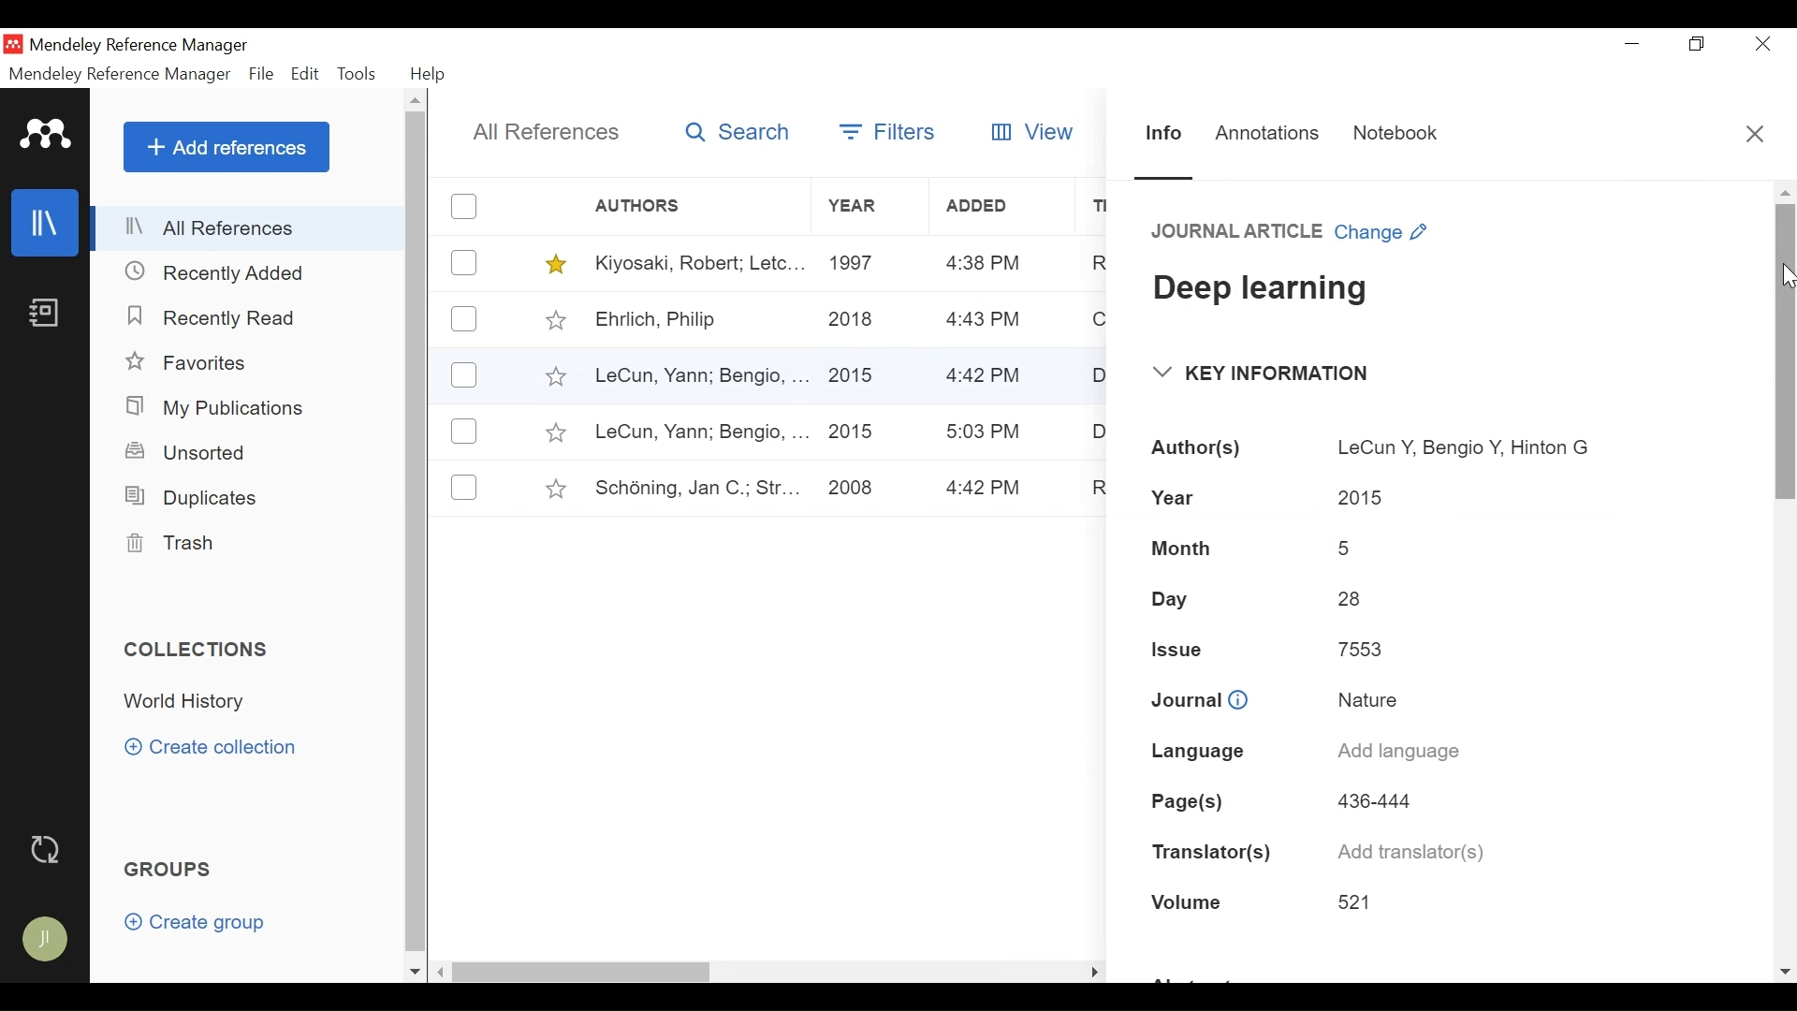  I want to click on 5:03 PM, so click(985, 432).